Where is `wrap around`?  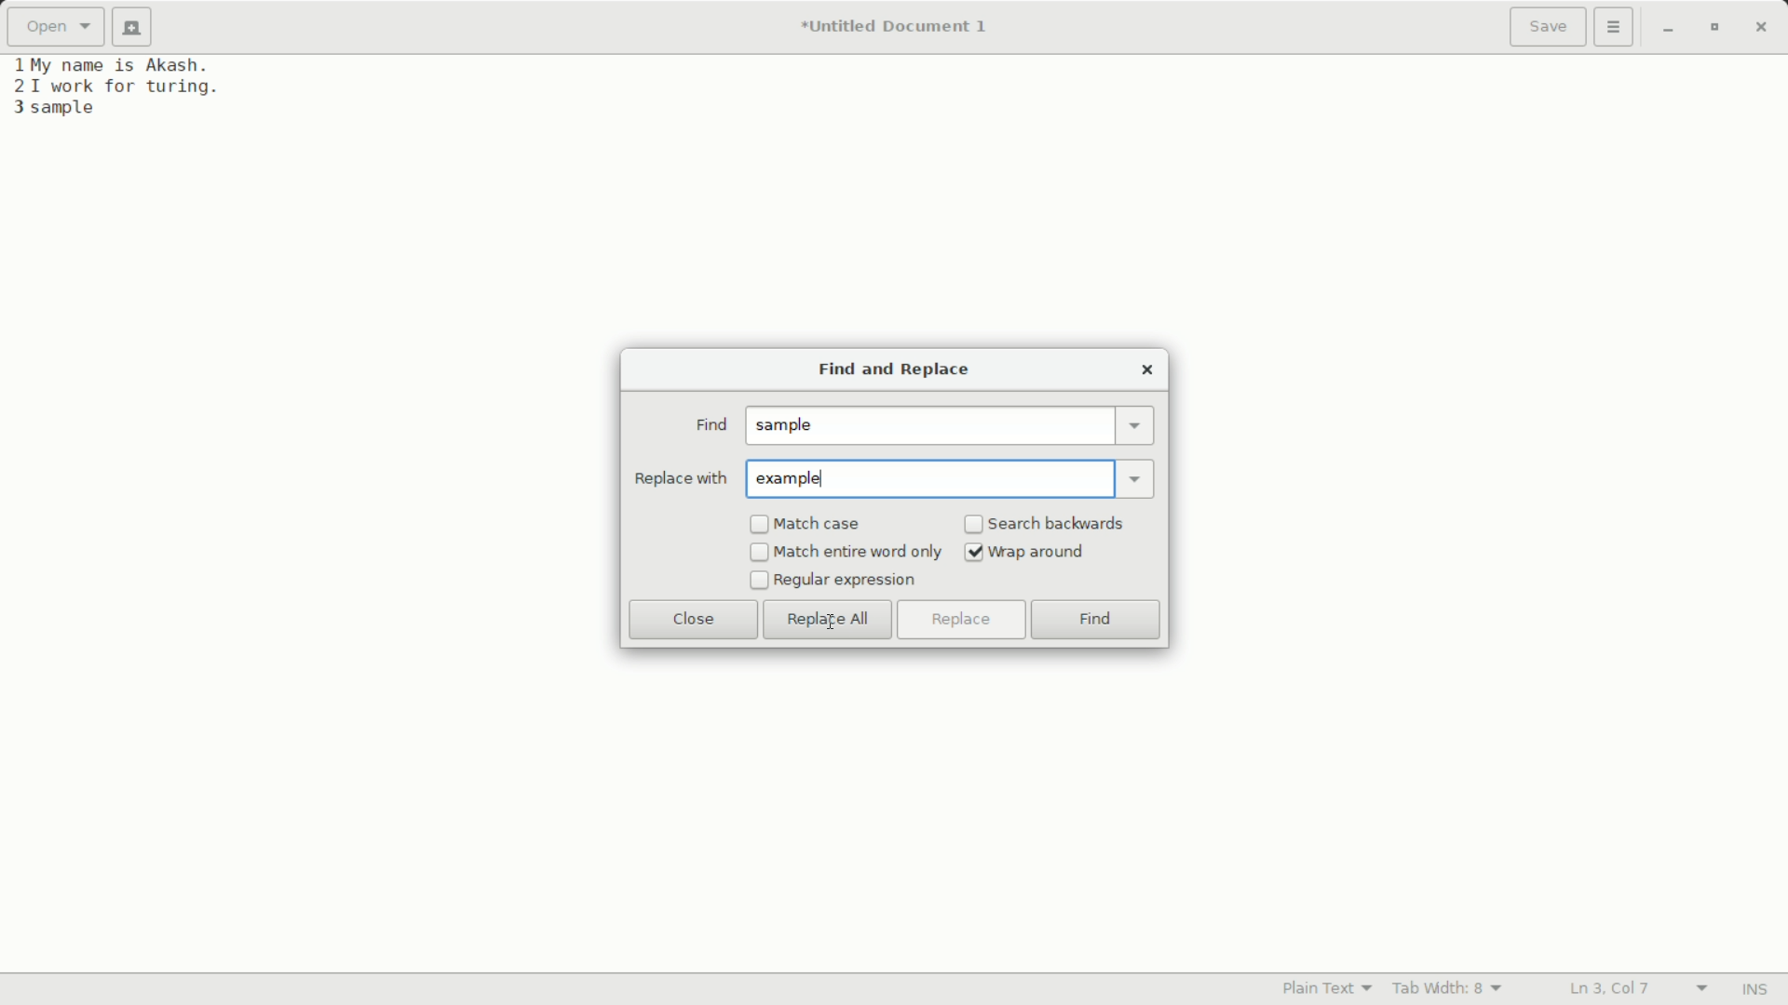 wrap around is located at coordinates (1040, 553).